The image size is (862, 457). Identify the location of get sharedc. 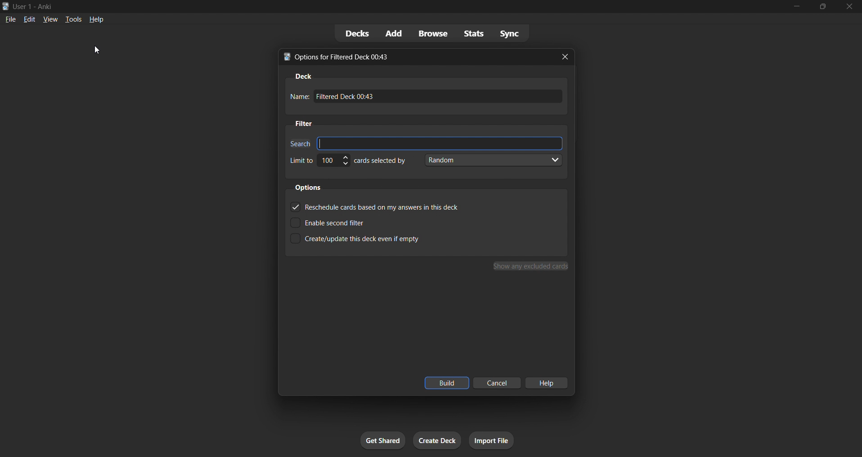
(382, 439).